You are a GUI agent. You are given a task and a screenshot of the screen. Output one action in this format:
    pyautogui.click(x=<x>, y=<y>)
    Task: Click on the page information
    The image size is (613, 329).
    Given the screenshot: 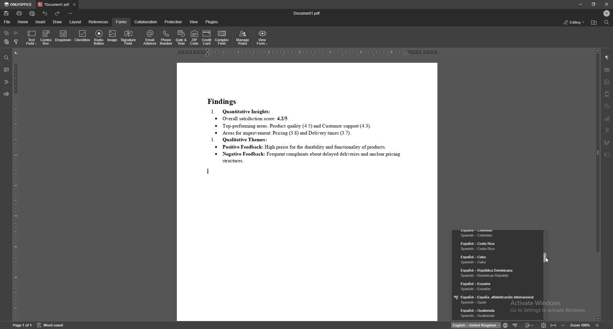 What is the action you would take?
    pyautogui.click(x=21, y=326)
    